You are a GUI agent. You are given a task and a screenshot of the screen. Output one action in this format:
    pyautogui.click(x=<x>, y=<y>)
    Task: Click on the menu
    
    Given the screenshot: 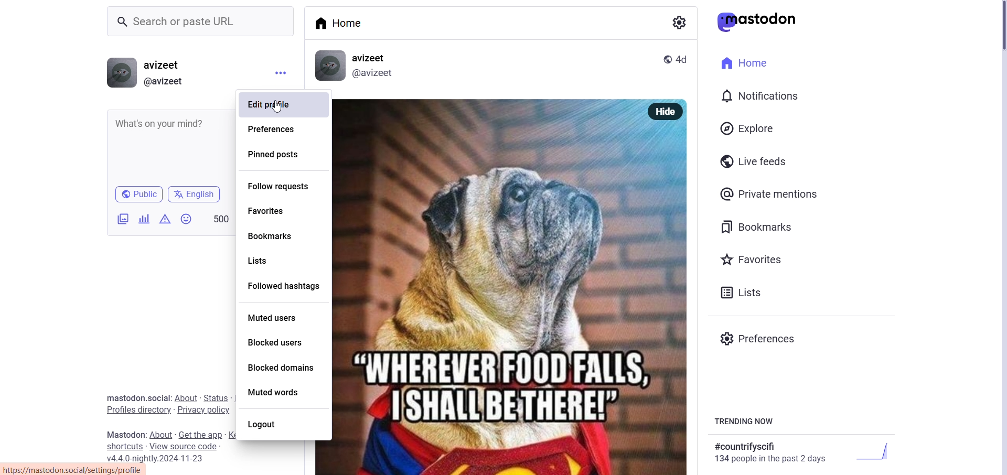 What is the action you would take?
    pyautogui.click(x=277, y=75)
    